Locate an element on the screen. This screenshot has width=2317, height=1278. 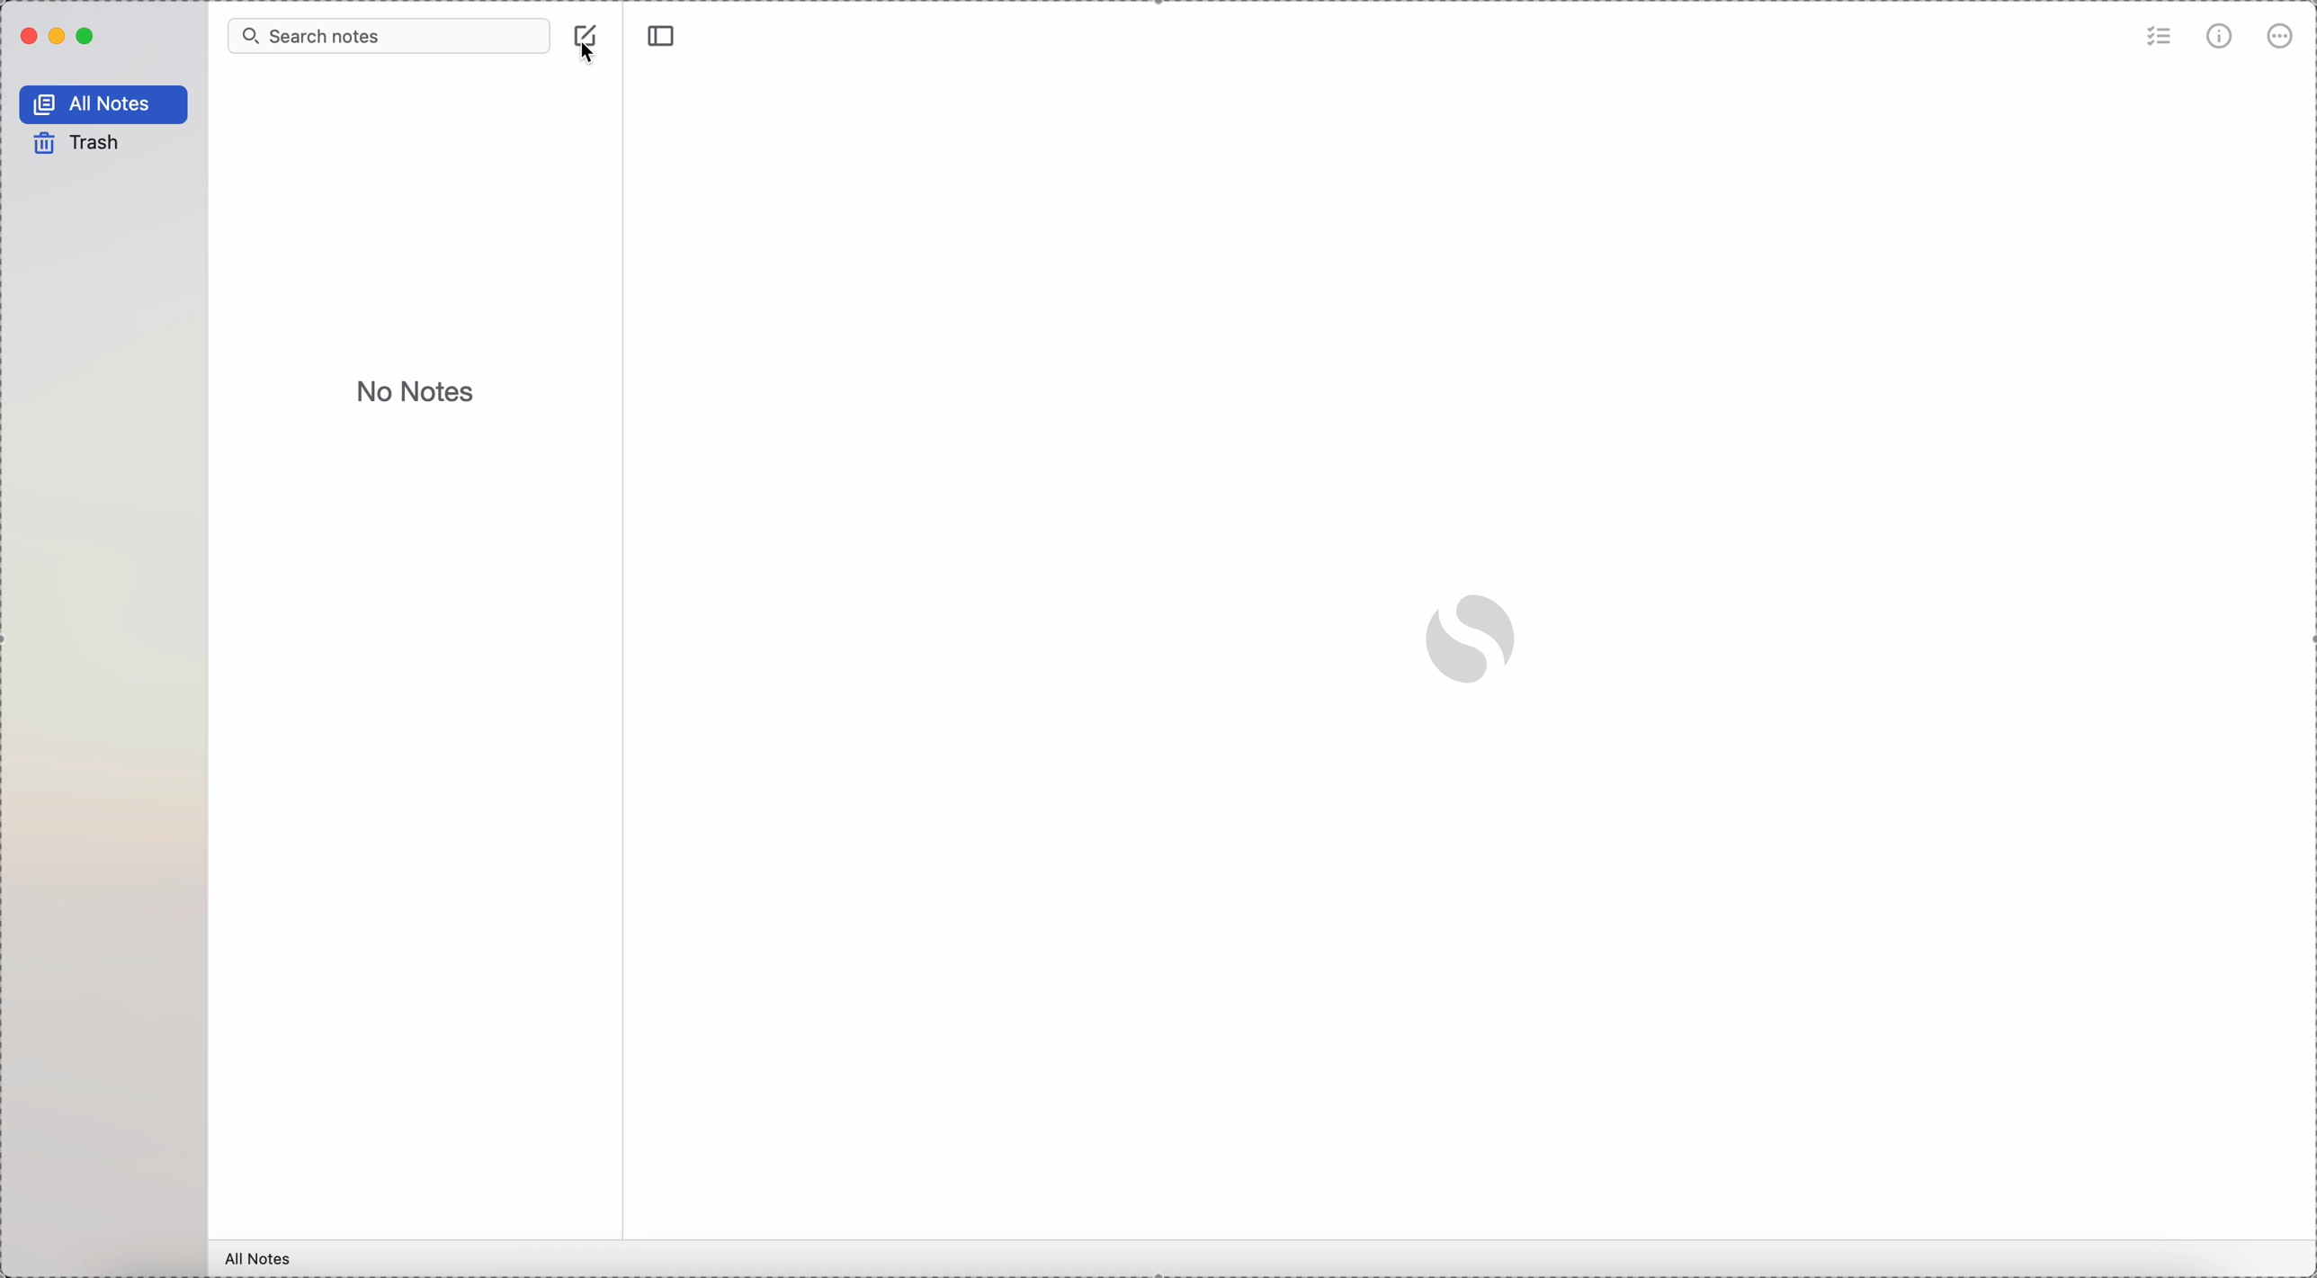
create note is located at coordinates (586, 33).